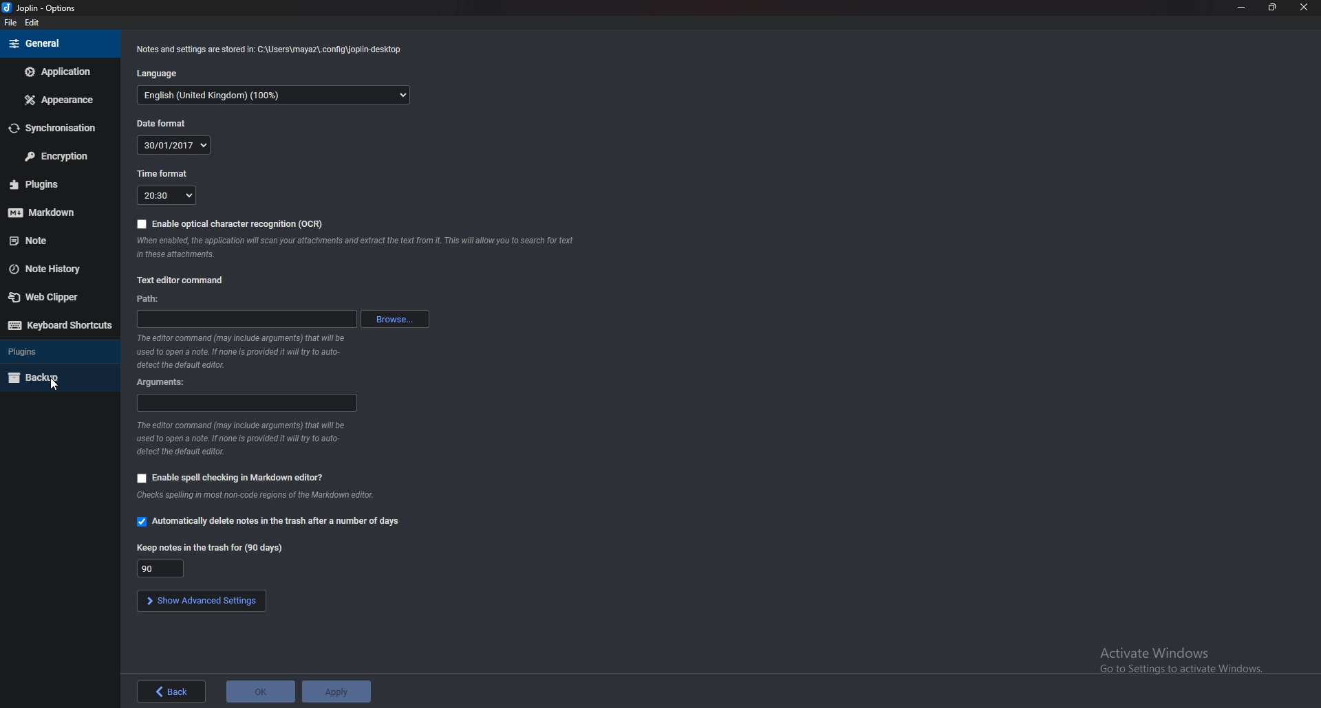  Describe the element at coordinates (52, 210) in the screenshot. I see `Mark down` at that location.